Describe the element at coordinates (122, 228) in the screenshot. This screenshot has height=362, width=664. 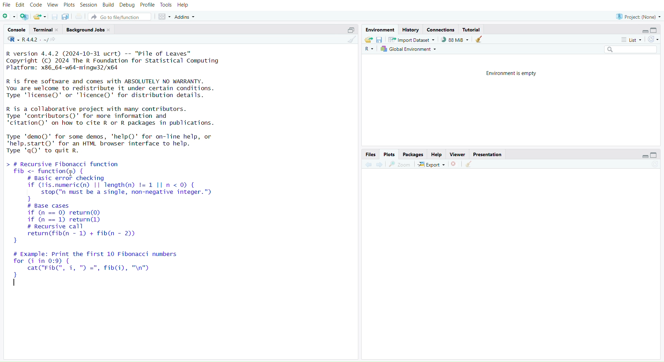
I see `> # Recursive Fibonacci function fib <- function(p) {# Basic error checking if (! is.numeric(n) || length) t= 1 I n <0) {stop("n must be a single, non-negative integer.")¥# Base cases if (n == 0) return(0)if (n == 1) return(l)# Recursive call return(fib(n - 1) + fib(n - 2))}# Example: Print the first 10 Fibonacci numbers for (i in 0:9) {cat("Fib(", i, " =", fib), "n}` at that location.